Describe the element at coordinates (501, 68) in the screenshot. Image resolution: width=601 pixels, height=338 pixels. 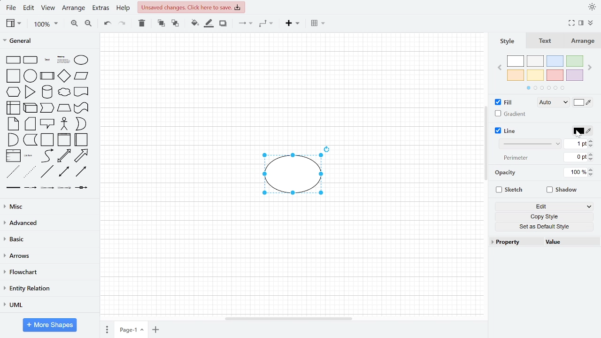
I see `Previous` at that location.